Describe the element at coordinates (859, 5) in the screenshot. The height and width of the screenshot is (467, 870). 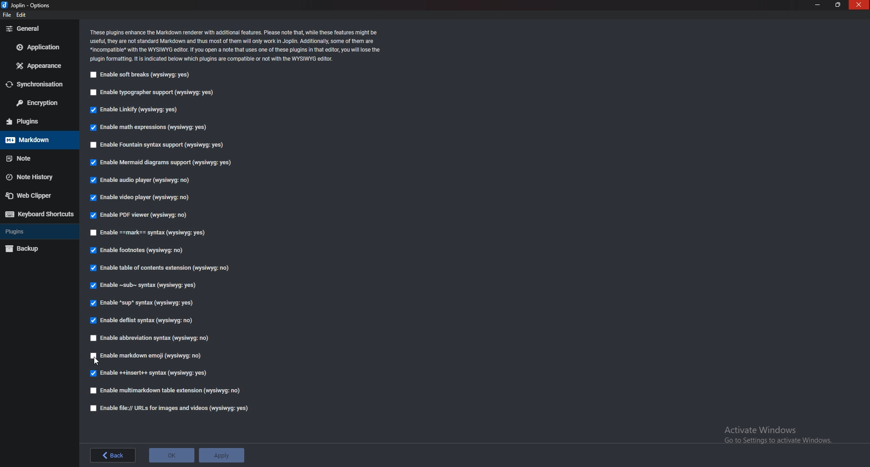
I see `close` at that location.